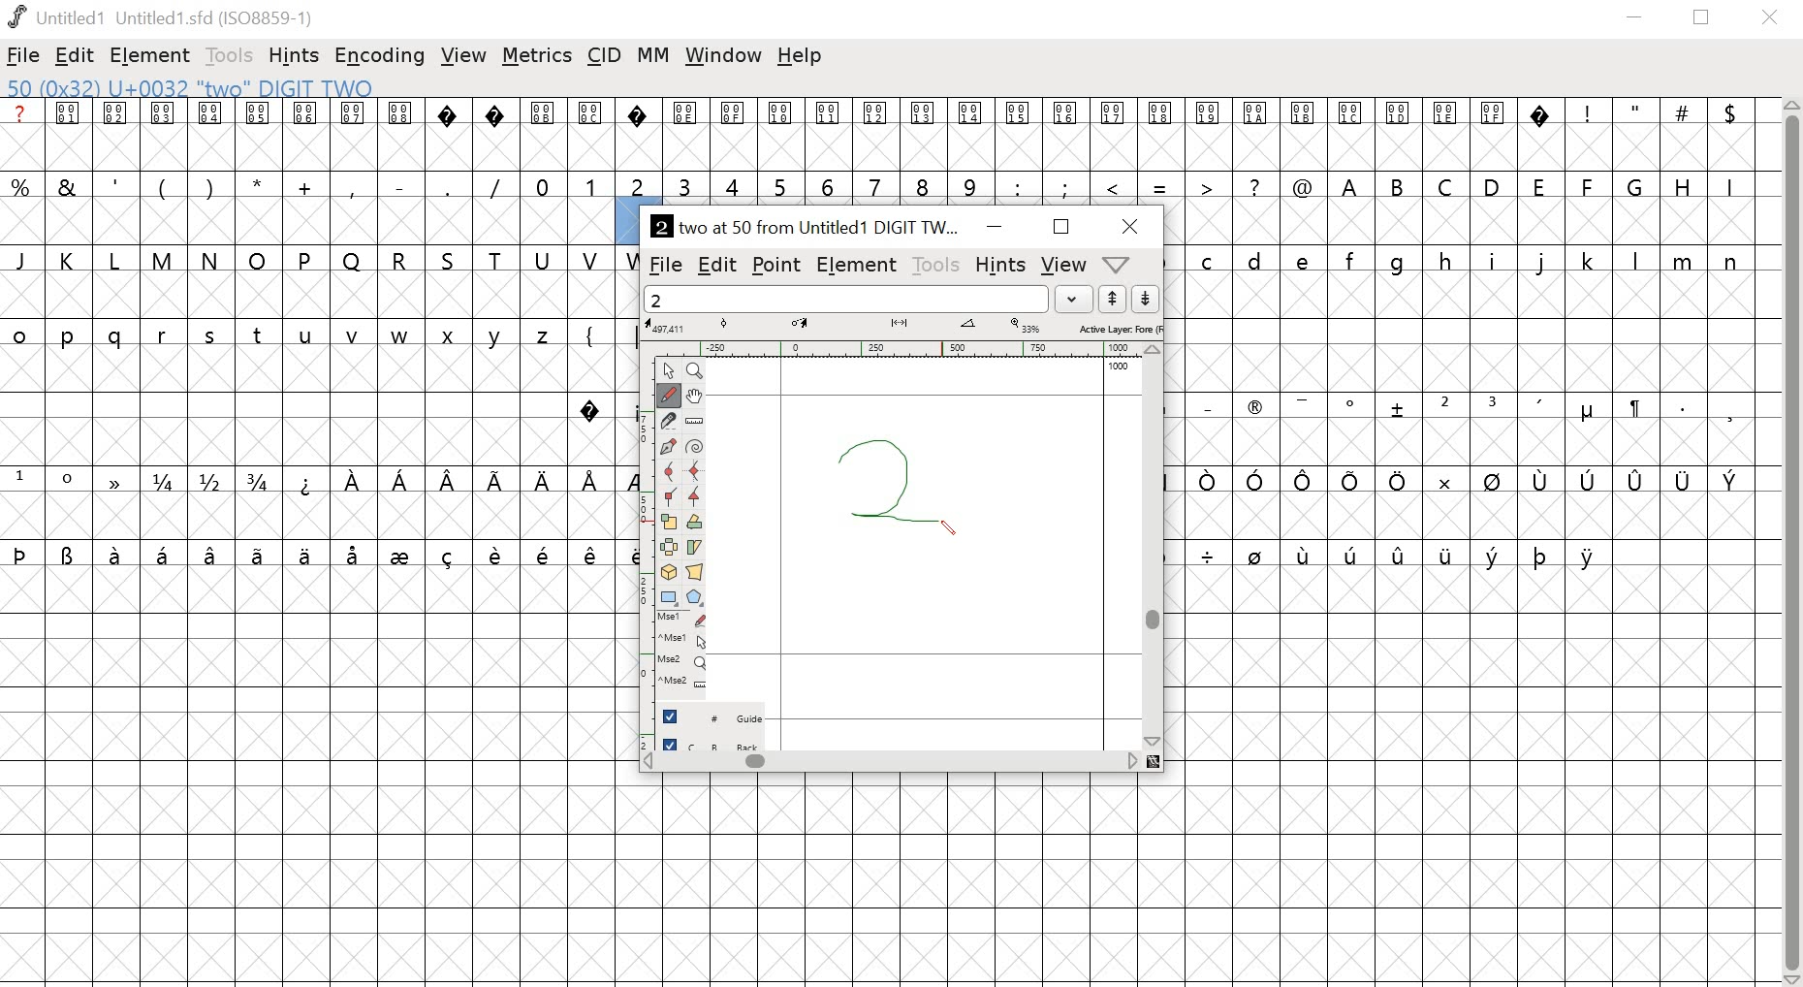 This screenshot has width=1803, height=987. I want to click on rectangle/ellipse, so click(671, 597).